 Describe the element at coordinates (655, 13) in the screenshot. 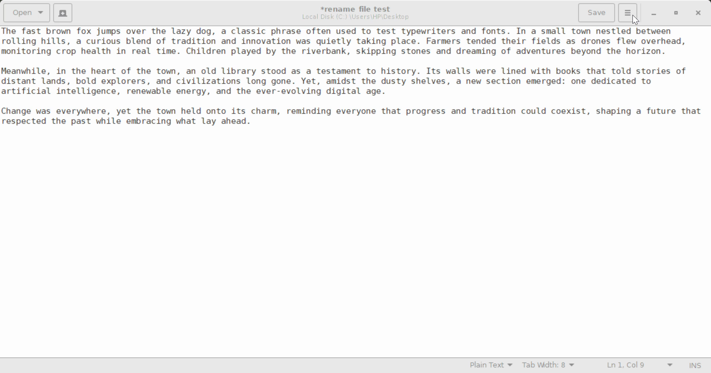

I see `Restore Down` at that location.